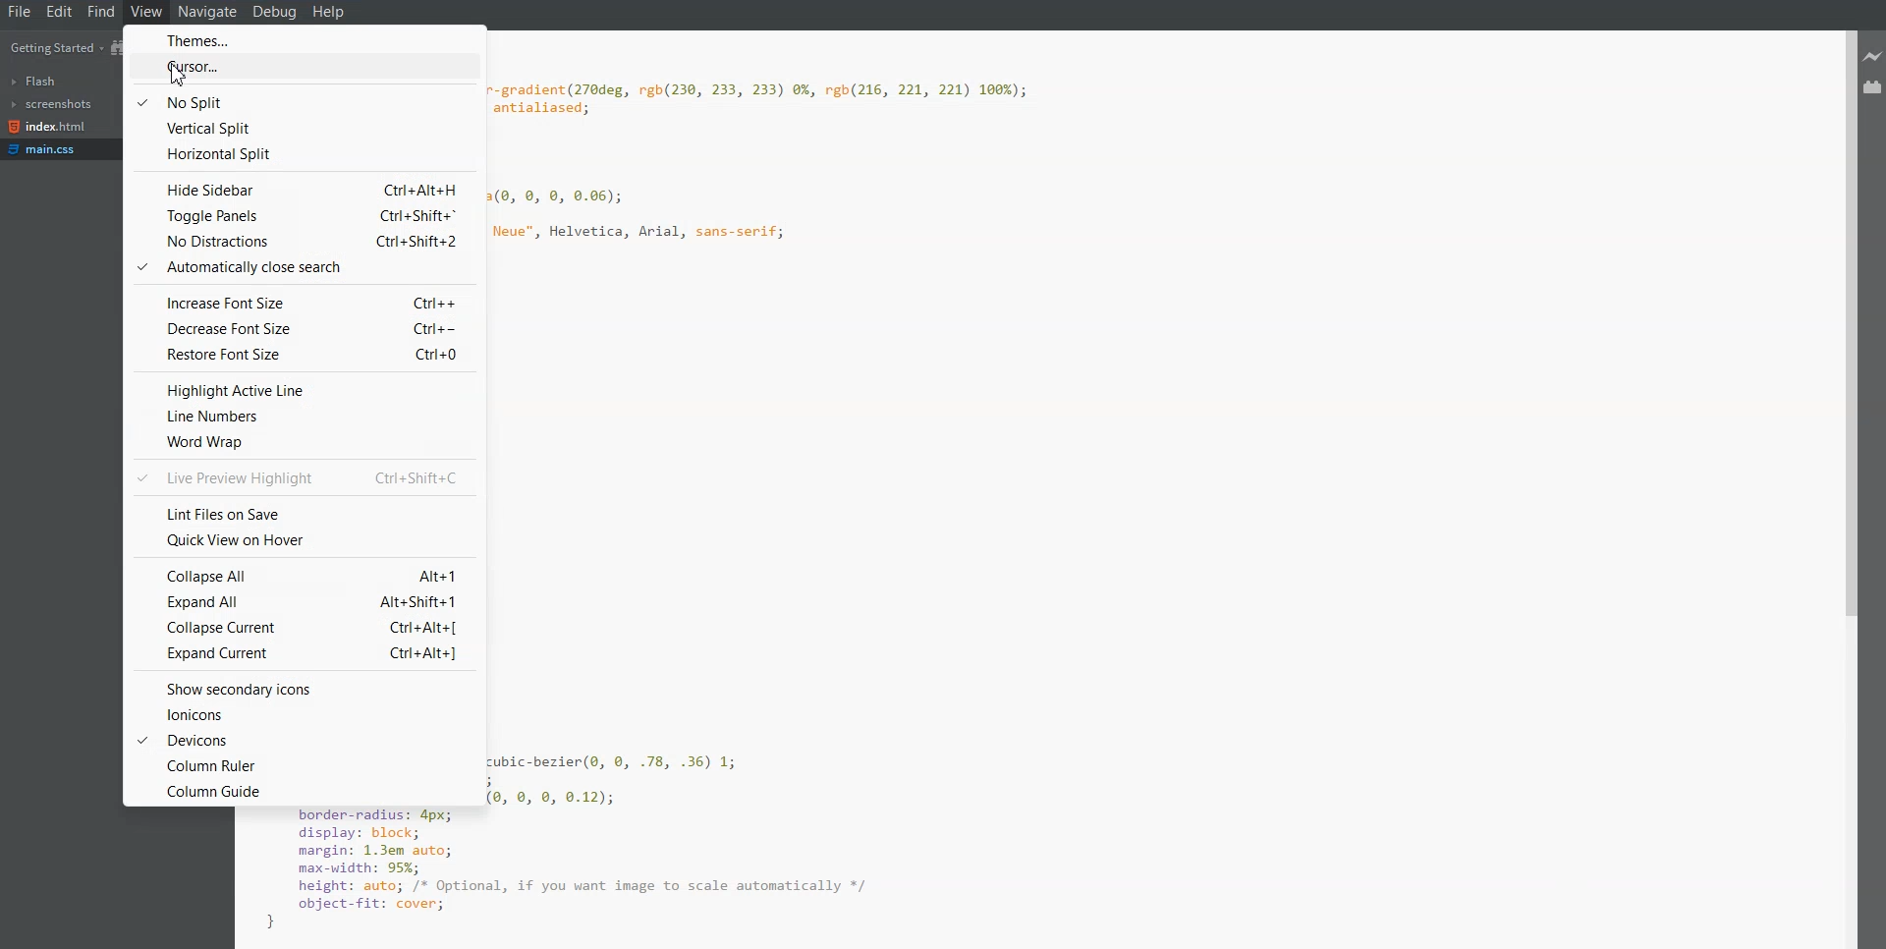 The width and height of the screenshot is (1886, 949). Describe the element at coordinates (305, 714) in the screenshot. I see `Ionicons` at that location.